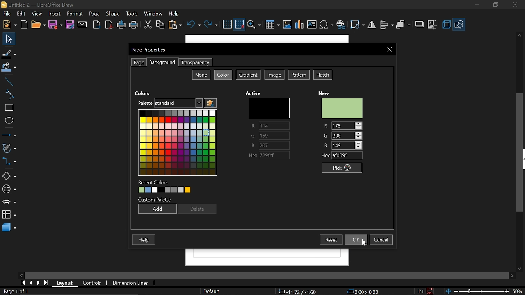 This screenshot has height=295, width=525. Describe the element at coordinates (382, 239) in the screenshot. I see `Cancel` at that location.